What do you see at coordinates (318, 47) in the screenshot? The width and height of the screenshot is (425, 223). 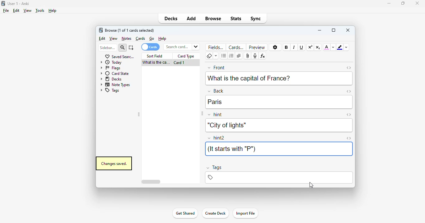 I see `subscript` at bounding box center [318, 47].